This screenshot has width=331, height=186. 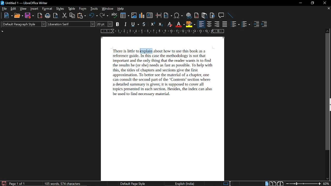 I want to click on toggle ordered list, so click(x=235, y=24).